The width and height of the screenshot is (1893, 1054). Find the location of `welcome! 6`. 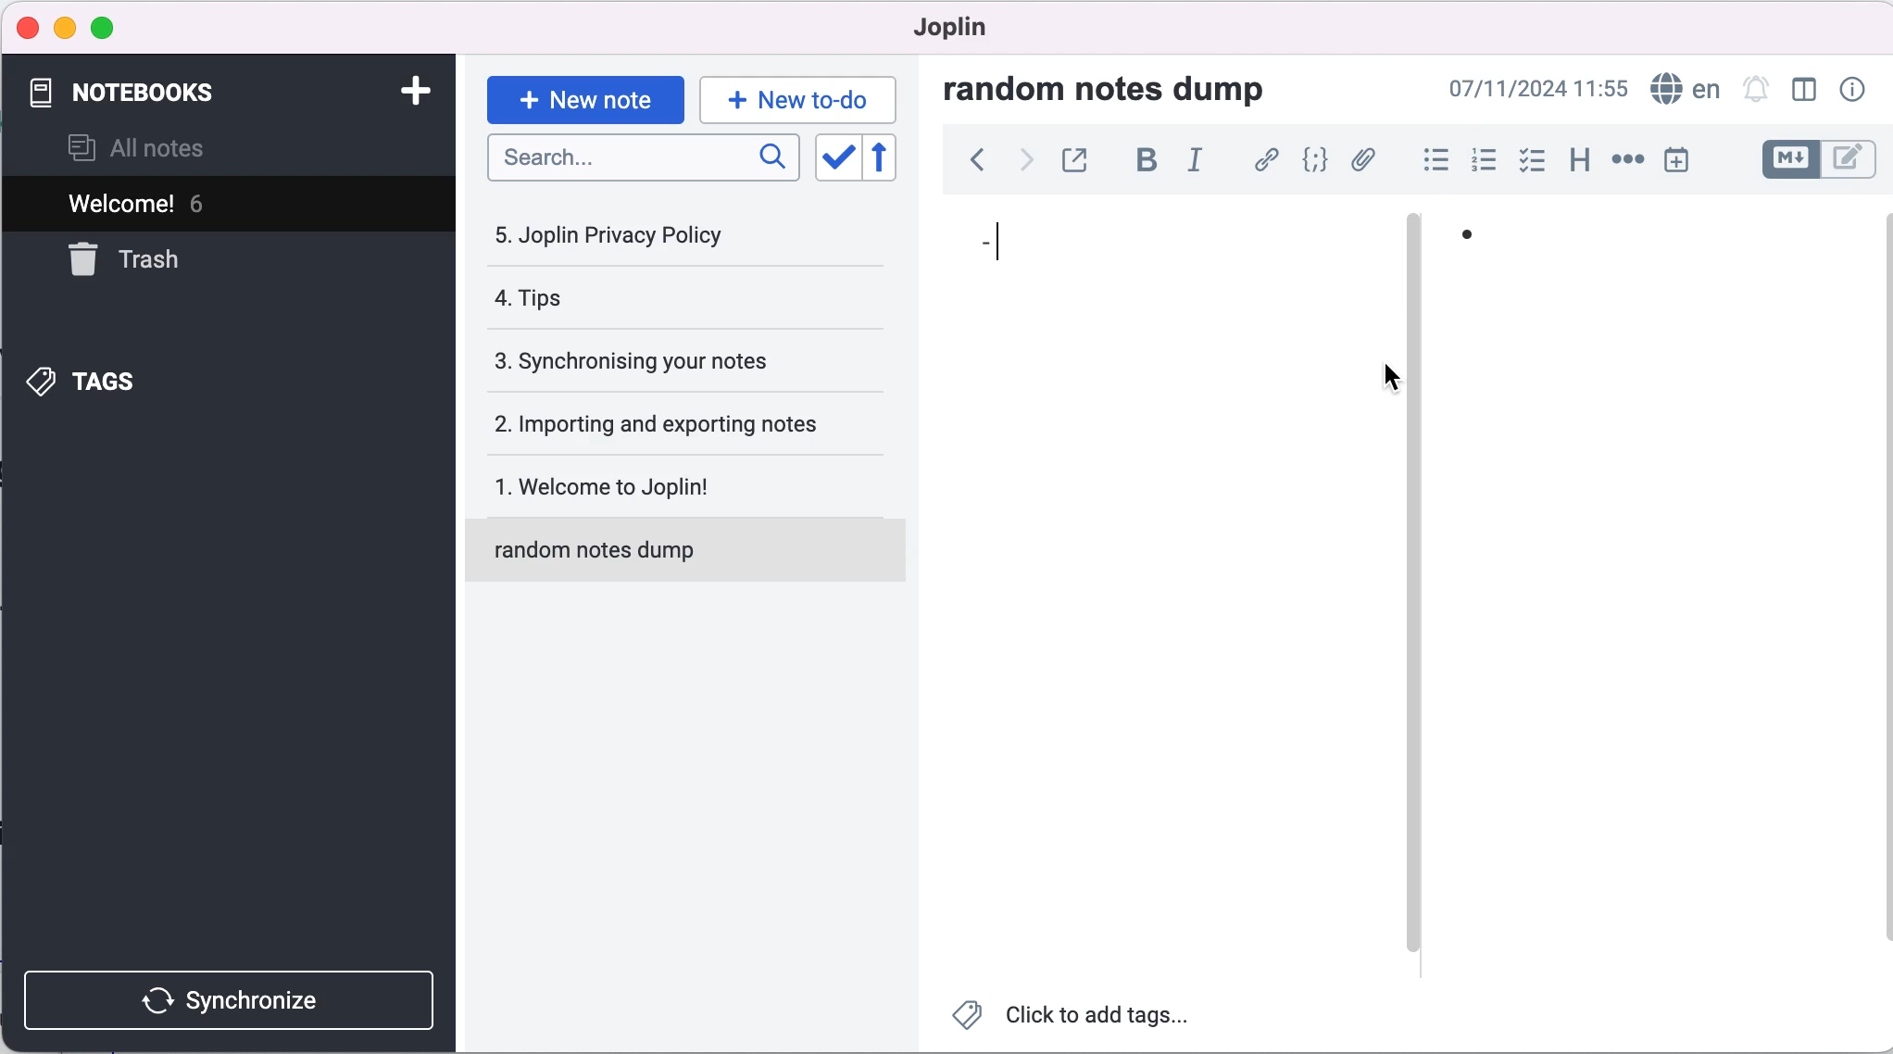

welcome! 6 is located at coordinates (179, 202).